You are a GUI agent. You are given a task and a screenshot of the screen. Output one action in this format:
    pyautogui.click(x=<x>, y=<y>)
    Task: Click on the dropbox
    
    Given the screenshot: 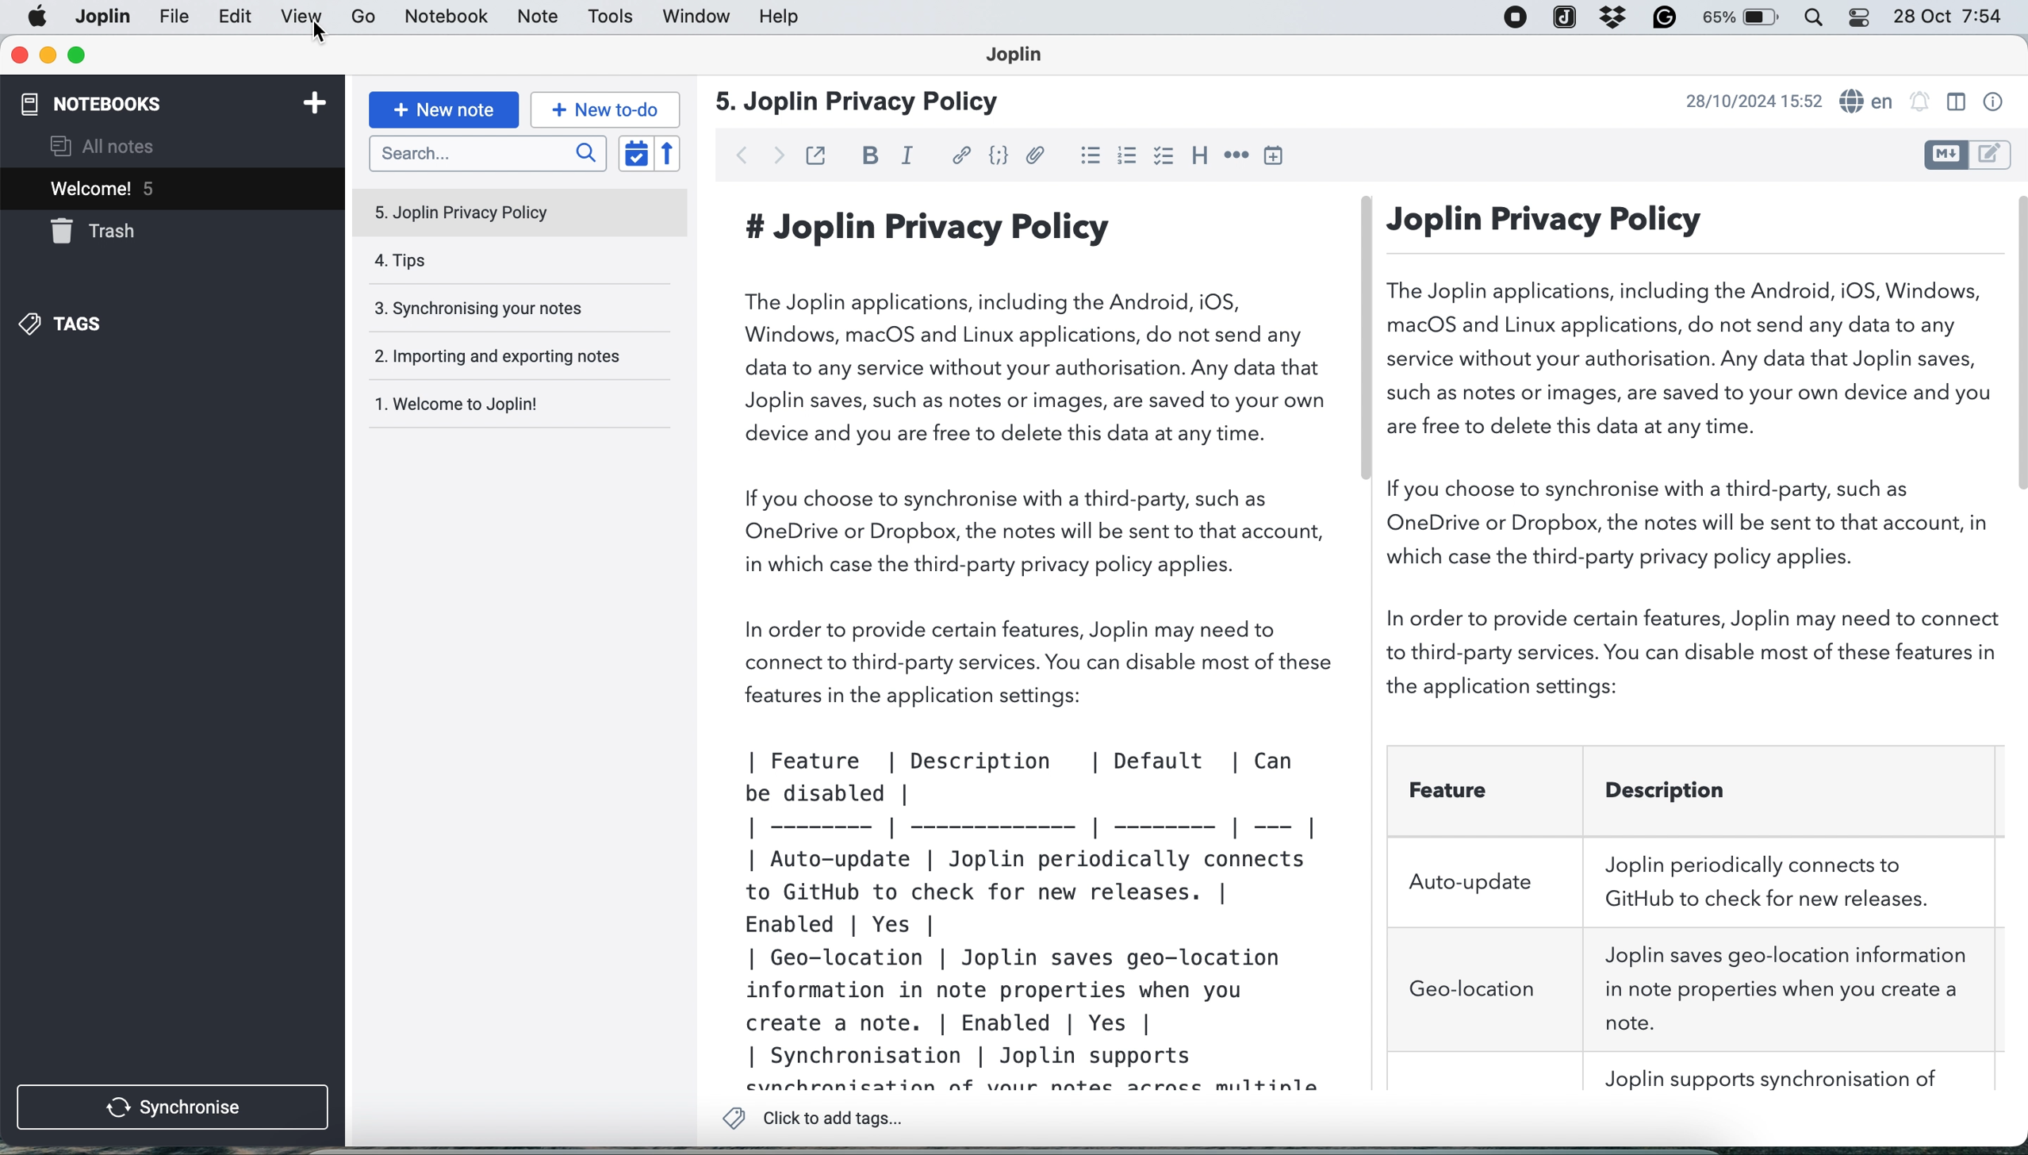 What is the action you would take?
    pyautogui.click(x=1609, y=17)
    